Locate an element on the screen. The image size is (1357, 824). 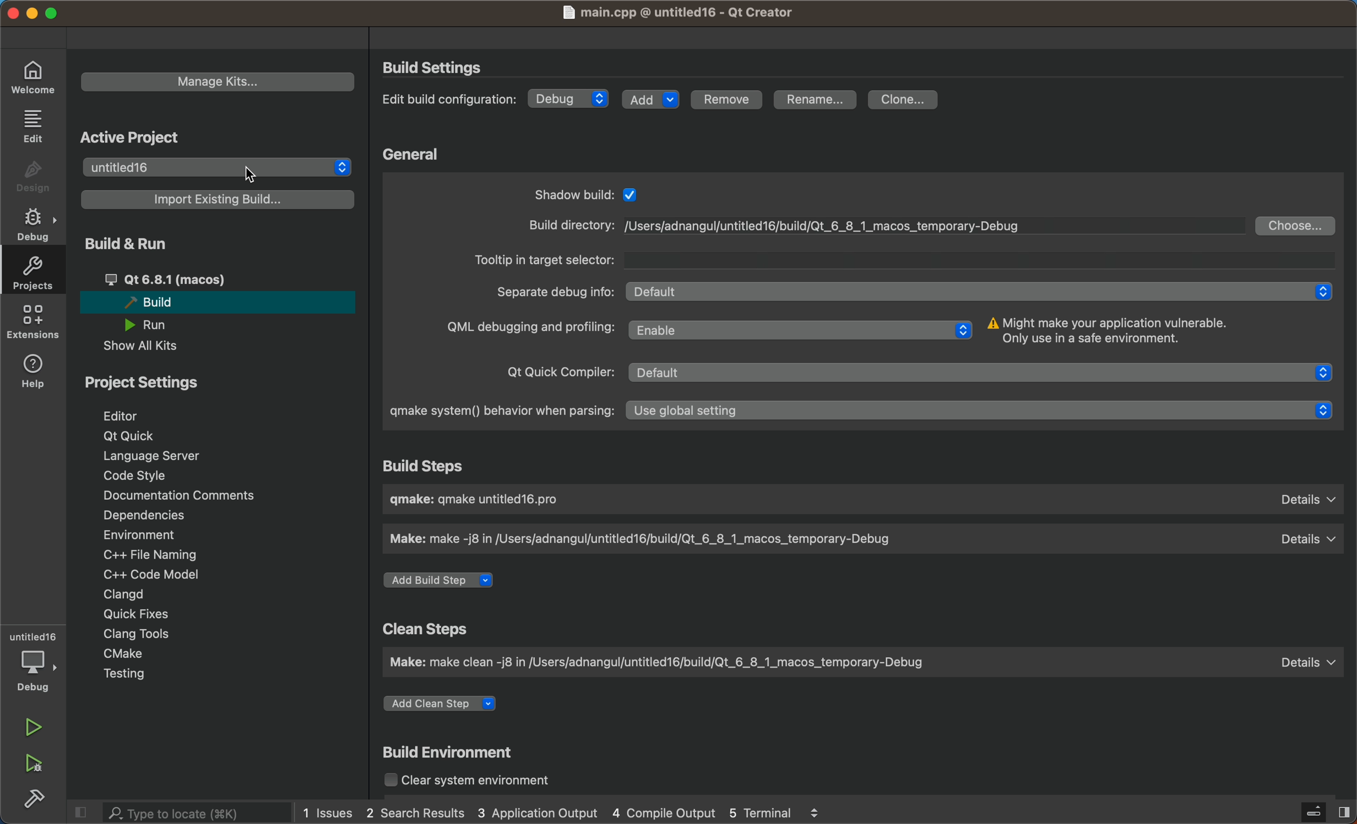
build is located at coordinates (452, 750).